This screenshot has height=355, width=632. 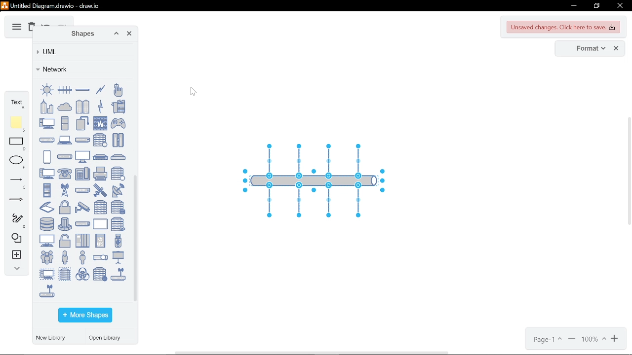 What do you see at coordinates (194, 92) in the screenshot?
I see `Cursor` at bounding box center [194, 92].